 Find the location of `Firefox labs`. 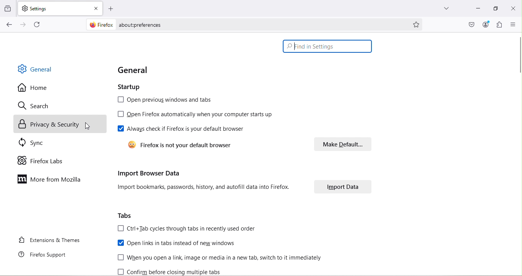

Firefox labs is located at coordinates (41, 161).